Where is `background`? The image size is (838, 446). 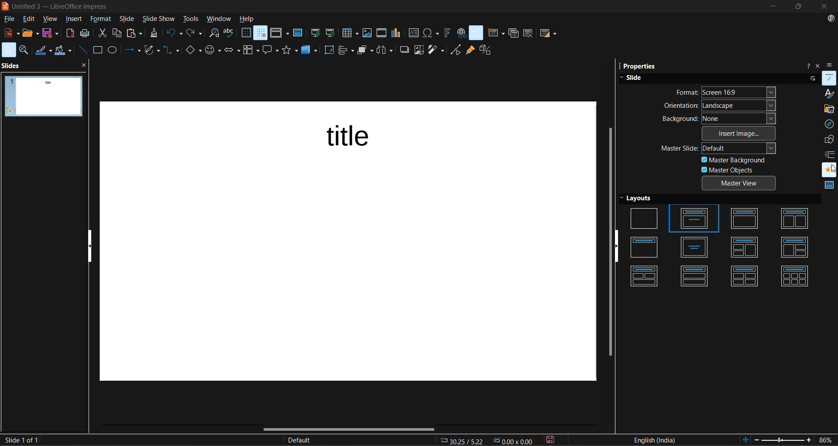 background is located at coordinates (718, 119).